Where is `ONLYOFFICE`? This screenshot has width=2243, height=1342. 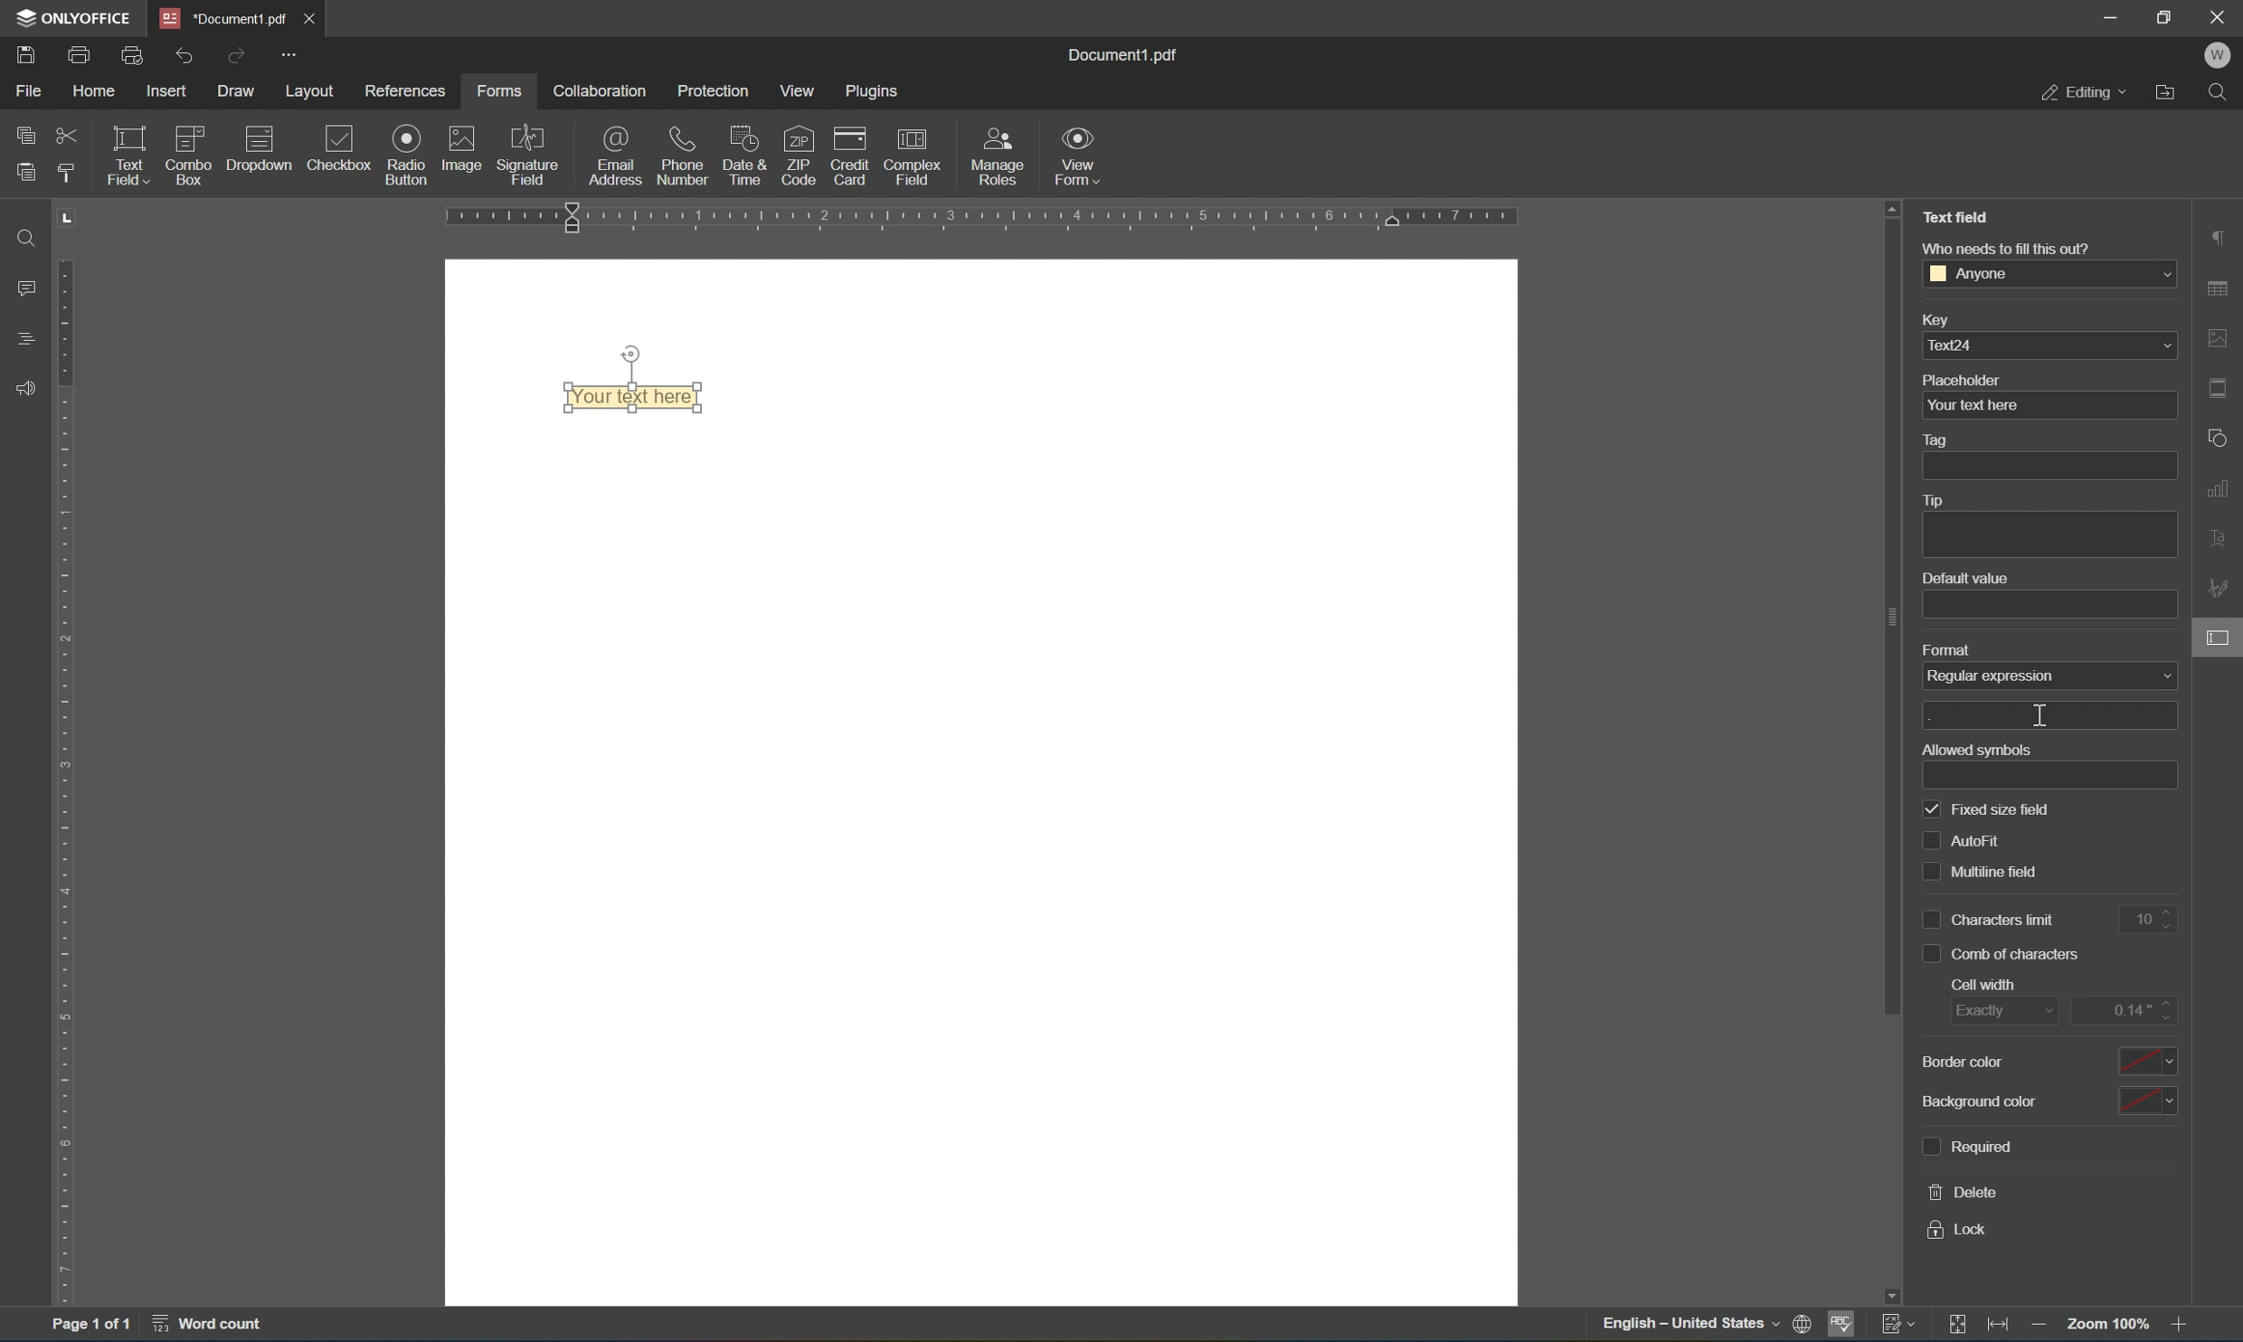
ONLYOFFICE is located at coordinates (73, 17).